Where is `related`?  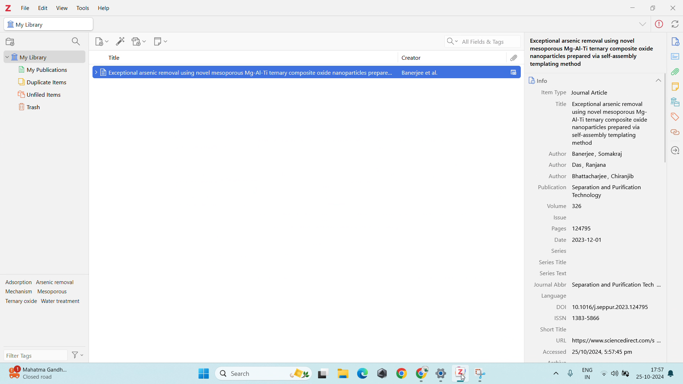
related is located at coordinates (676, 132).